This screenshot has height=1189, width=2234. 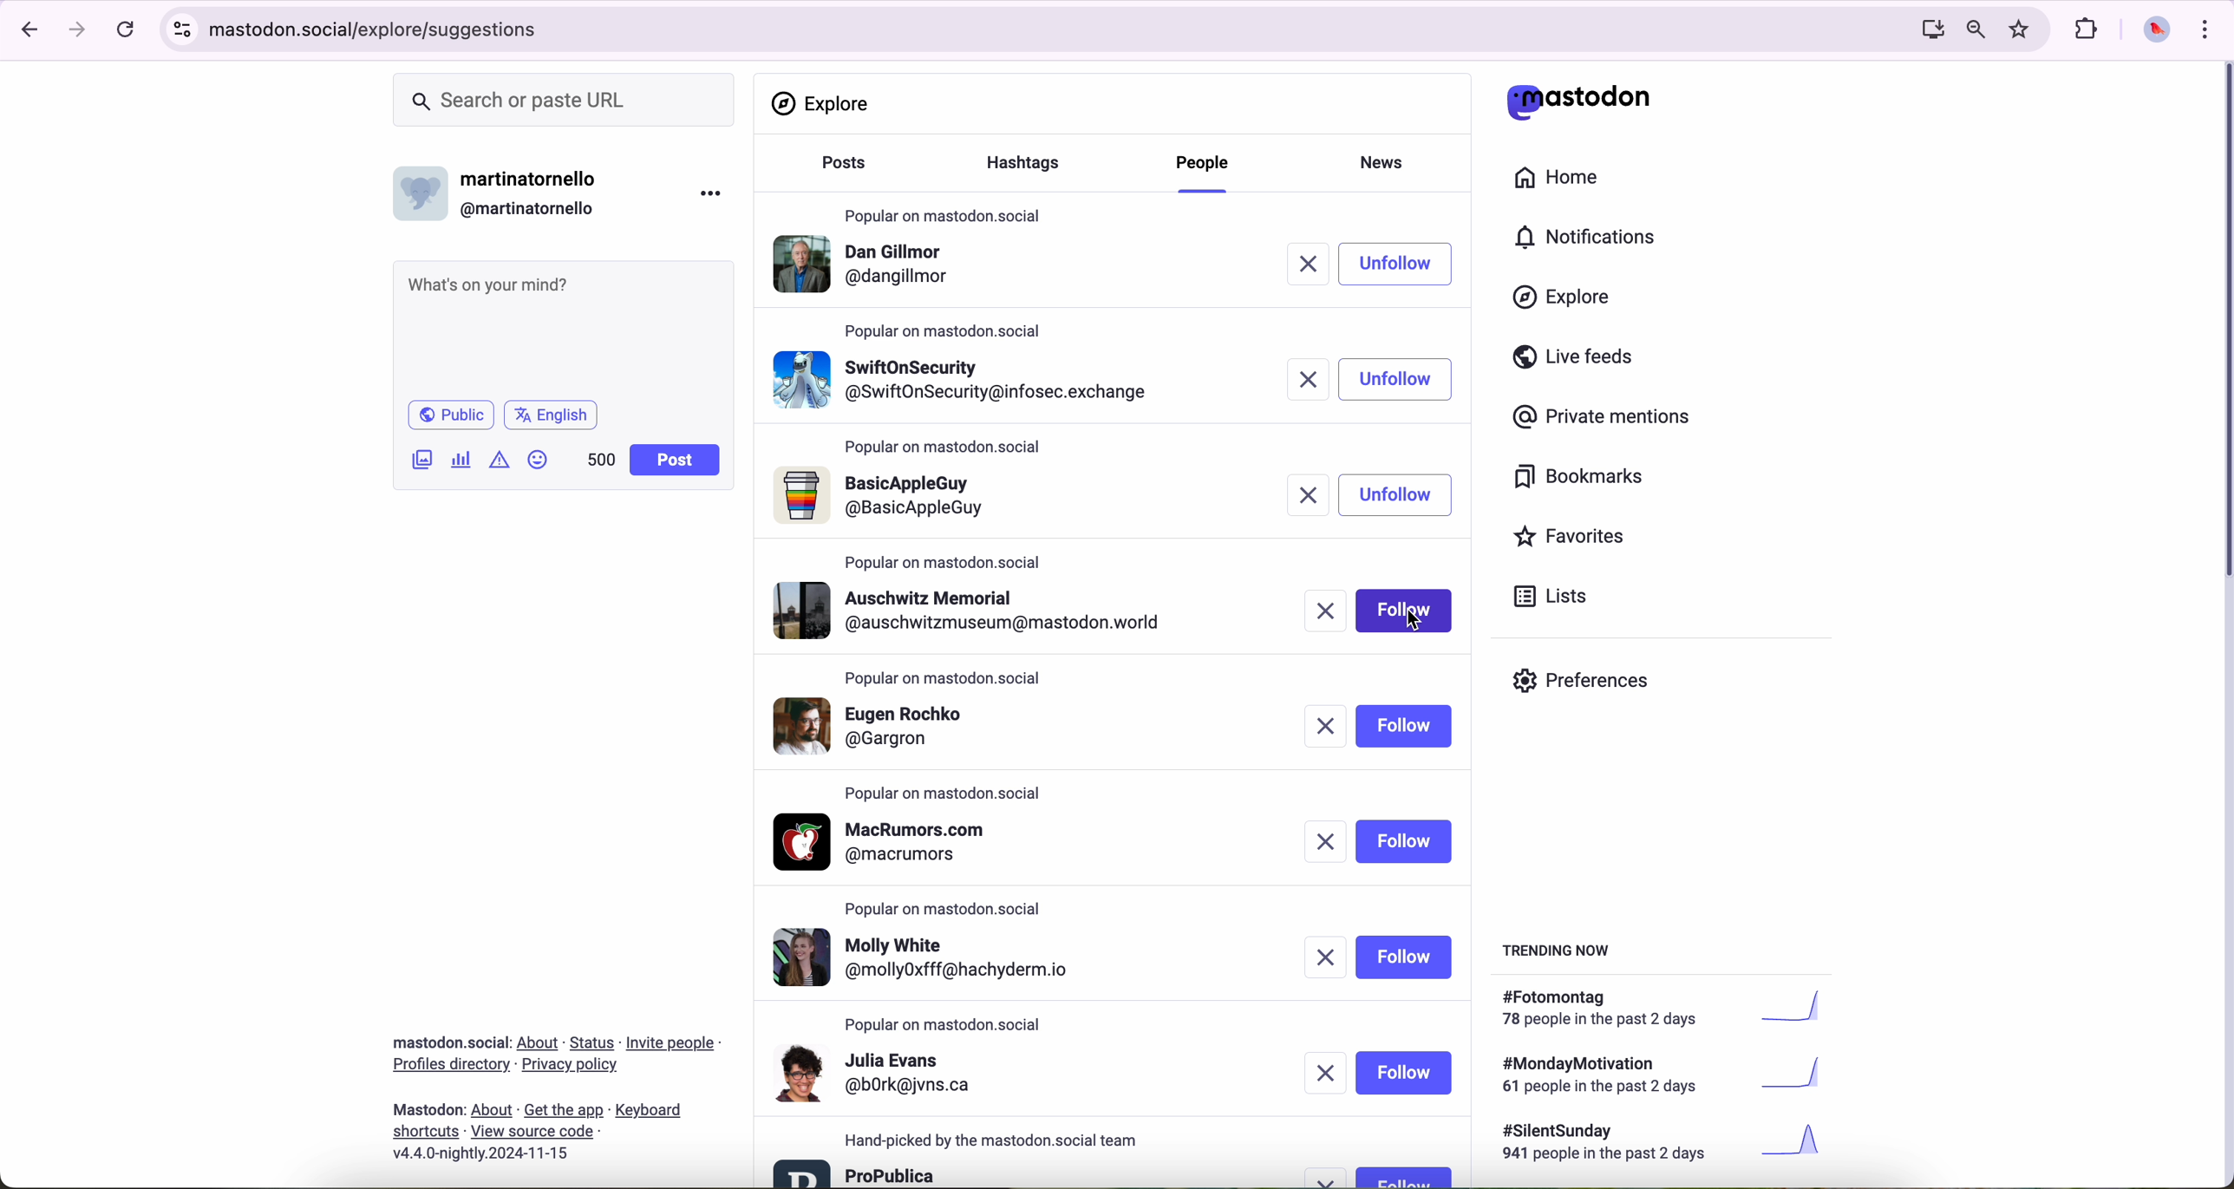 What do you see at coordinates (1003, 1140) in the screenshot?
I see `hand-picked by the mastodon.social` at bounding box center [1003, 1140].